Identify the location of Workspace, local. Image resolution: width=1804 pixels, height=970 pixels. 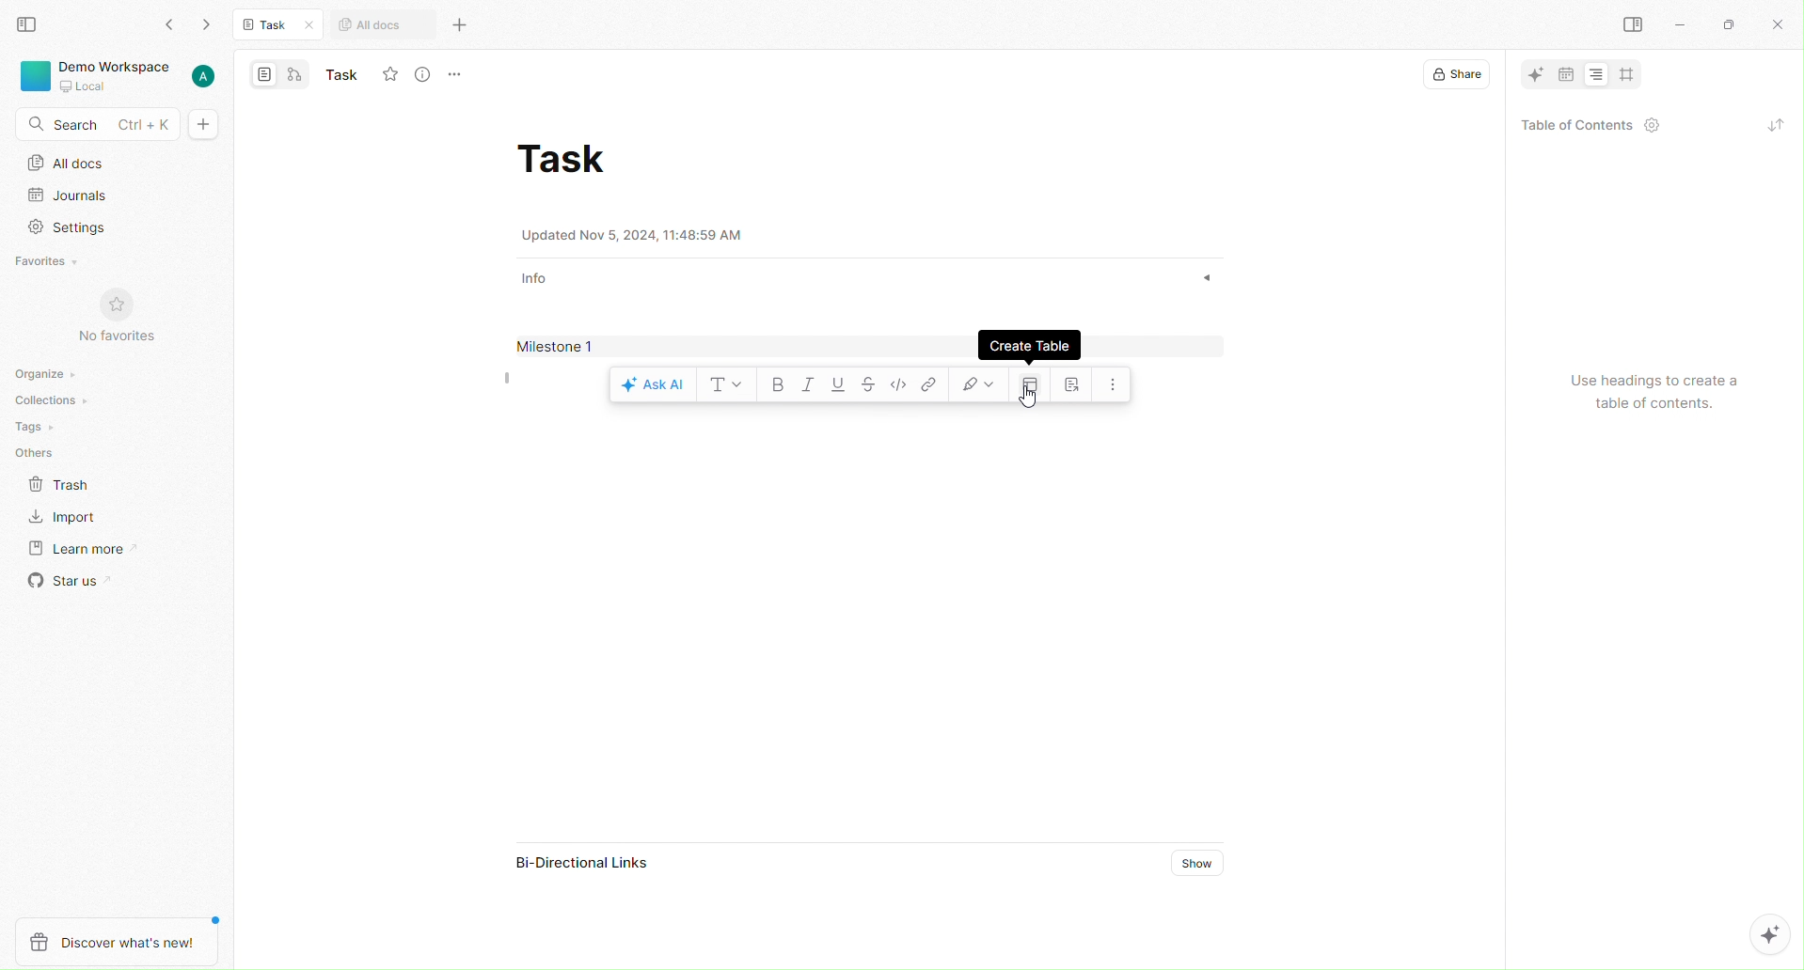
(98, 76).